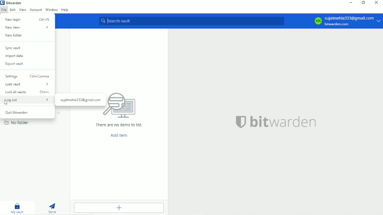  Describe the element at coordinates (22, 9) in the screenshot. I see `View` at that location.